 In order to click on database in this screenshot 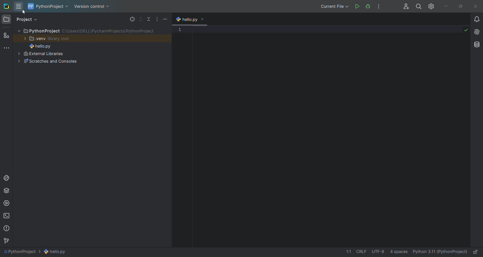, I will do `click(476, 45)`.